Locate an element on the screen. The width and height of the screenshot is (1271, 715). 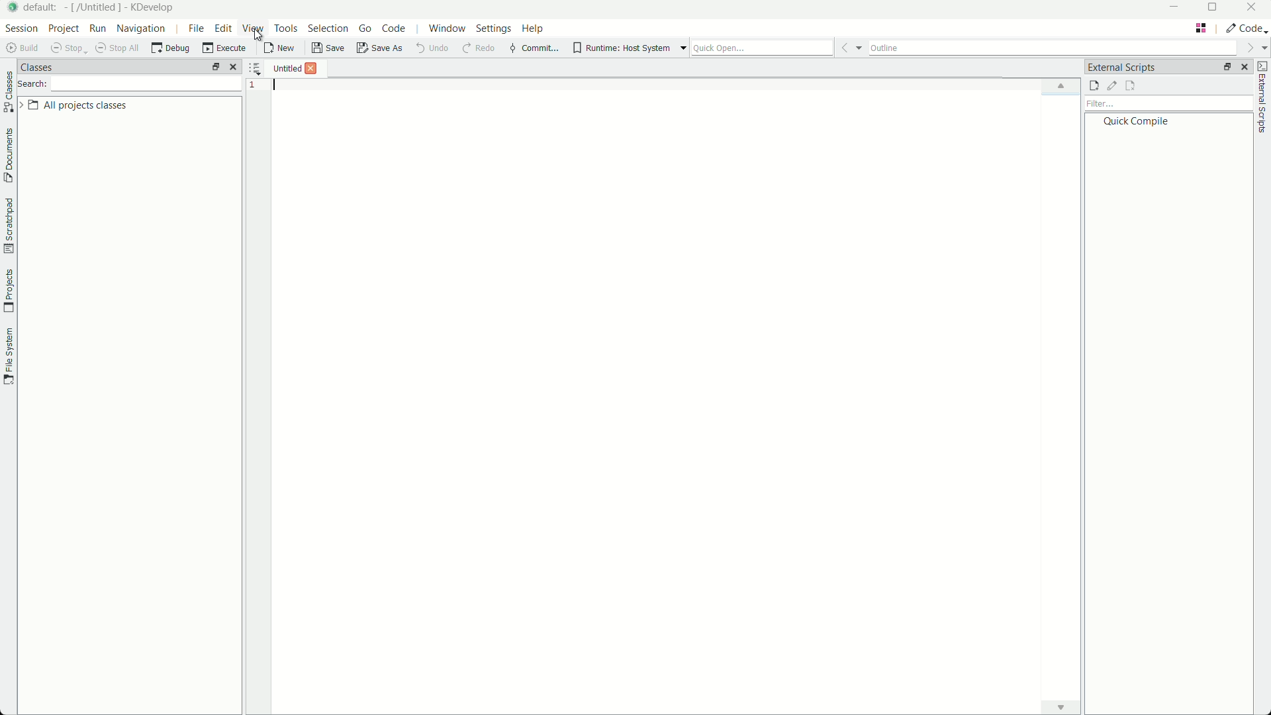
maximize or restore is located at coordinates (1212, 9).